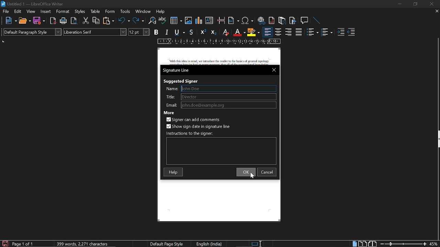  What do you see at coordinates (210, 20) in the screenshot?
I see `insert text` at bounding box center [210, 20].